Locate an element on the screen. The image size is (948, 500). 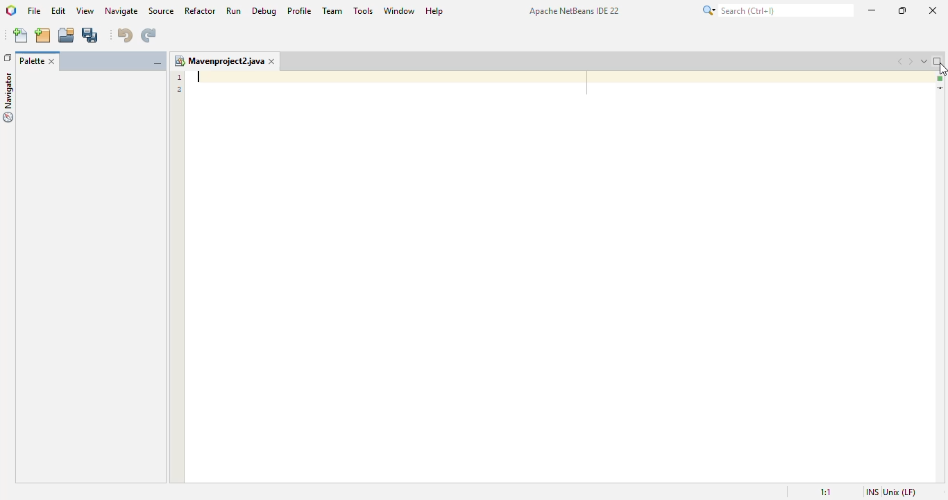
tools is located at coordinates (364, 10).